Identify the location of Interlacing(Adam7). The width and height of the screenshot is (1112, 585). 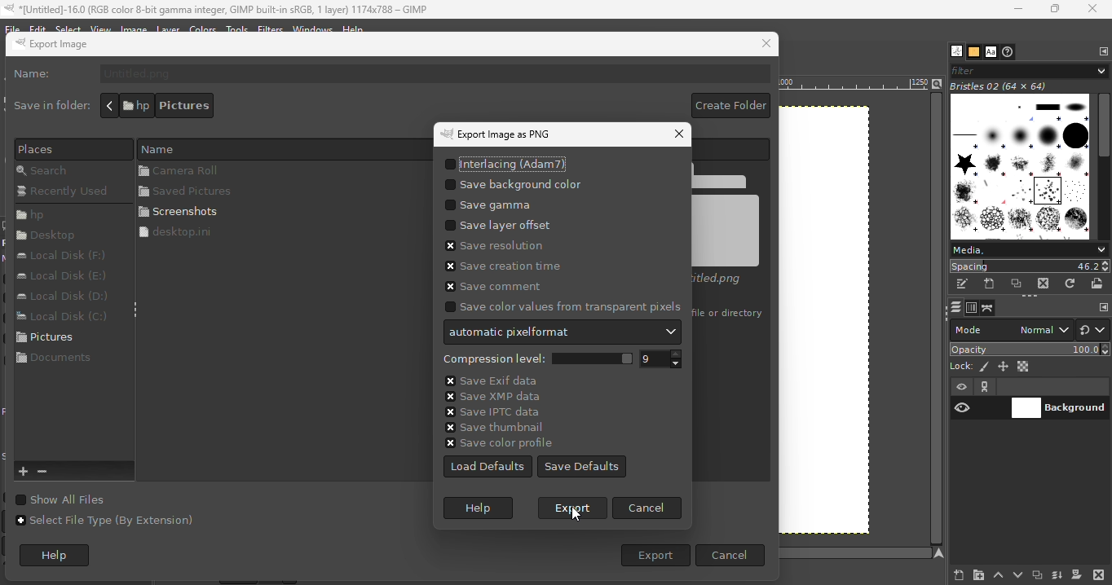
(507, 161).